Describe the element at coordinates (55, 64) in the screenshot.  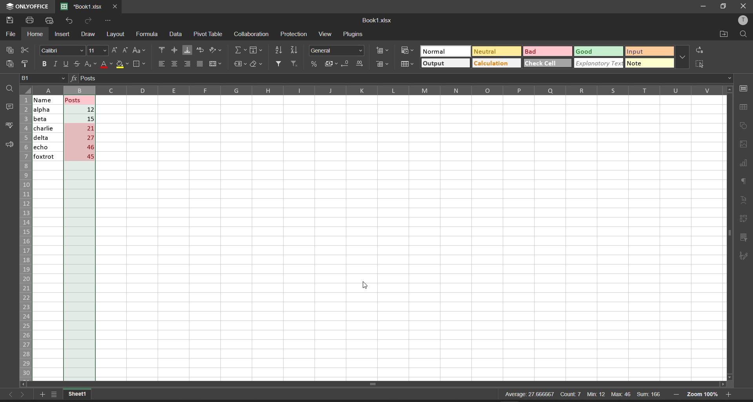
I see `italic` at that location.